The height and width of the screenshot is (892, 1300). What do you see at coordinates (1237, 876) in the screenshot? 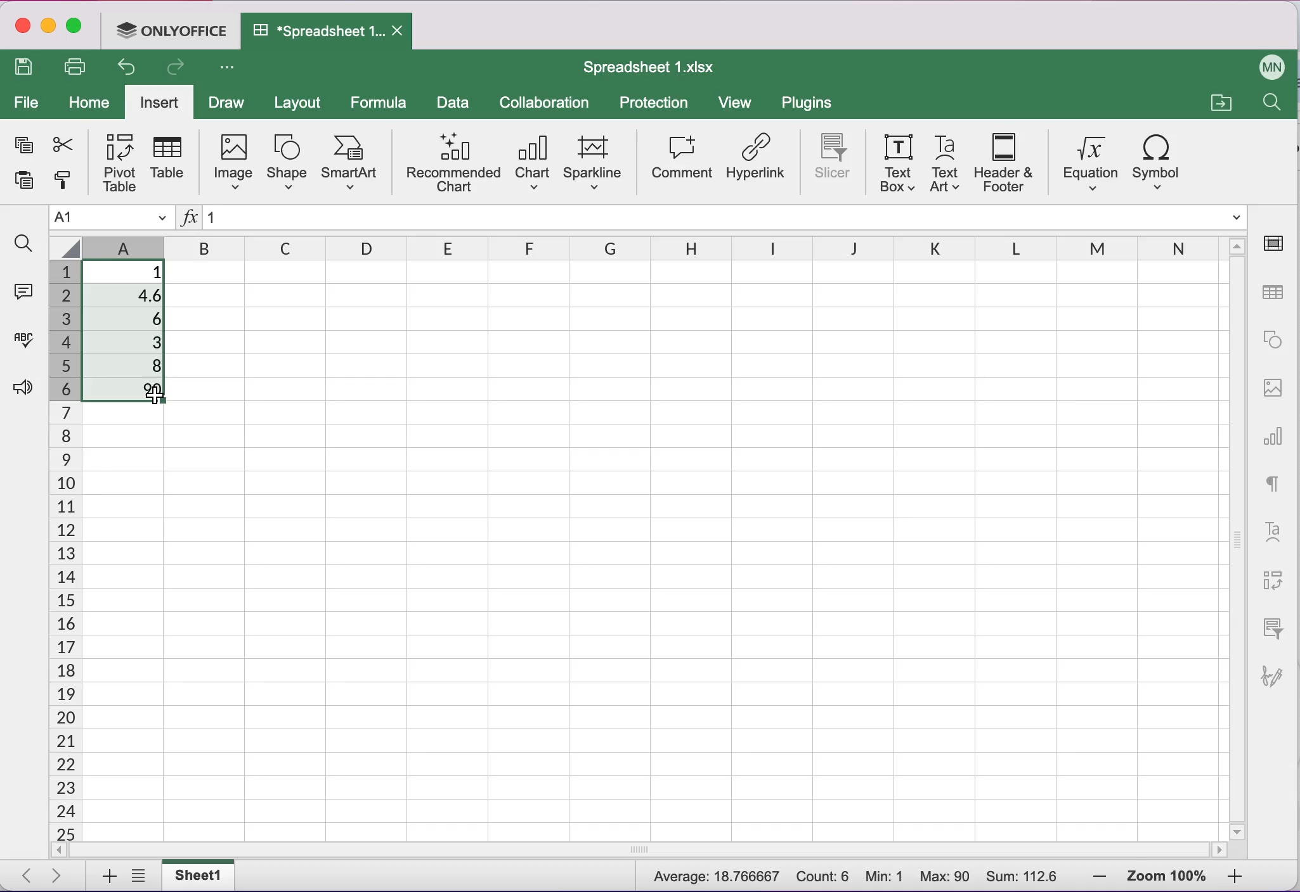
I see `zoom in` at bounding box center [1237, 876].